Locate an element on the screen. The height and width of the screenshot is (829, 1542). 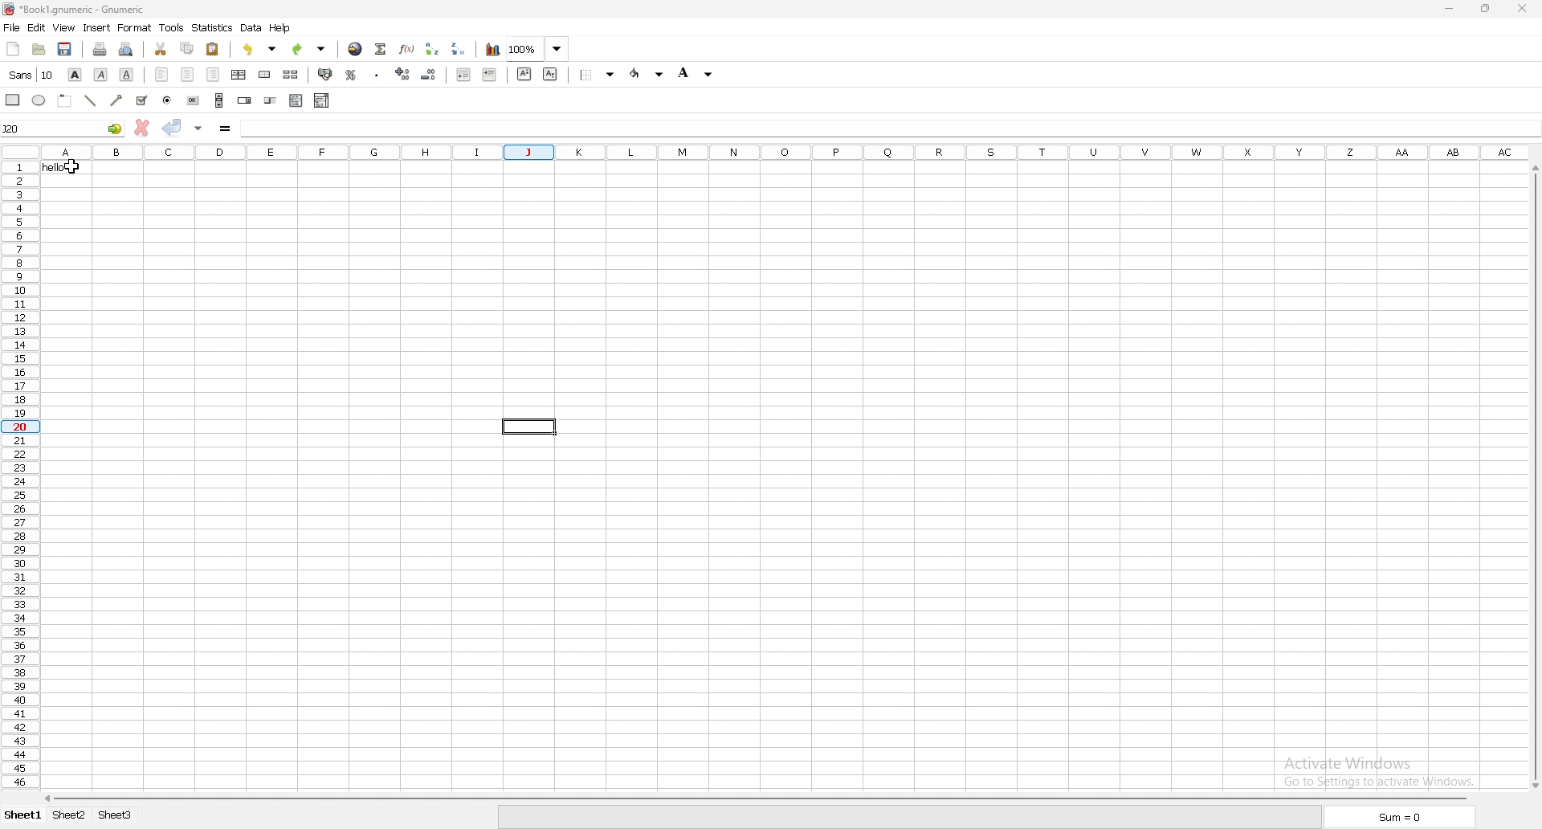
hyperlink is located at coordinates (355, 49).